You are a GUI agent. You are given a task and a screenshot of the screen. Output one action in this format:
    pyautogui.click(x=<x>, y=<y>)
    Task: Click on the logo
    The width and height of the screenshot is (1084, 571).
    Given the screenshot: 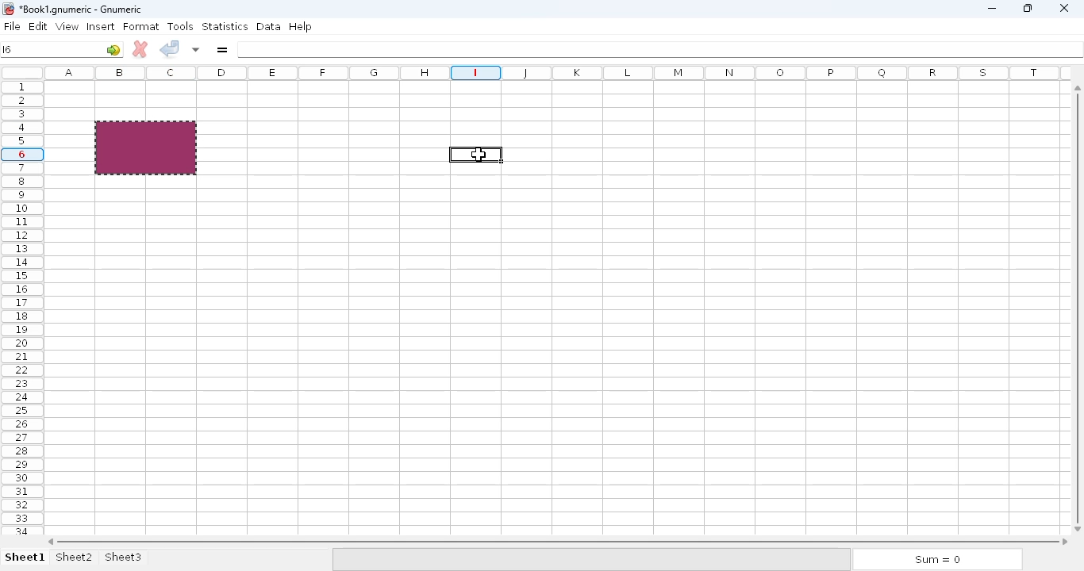 What is the action you would take?
    pyautogui.click(x=8, y=10)
    